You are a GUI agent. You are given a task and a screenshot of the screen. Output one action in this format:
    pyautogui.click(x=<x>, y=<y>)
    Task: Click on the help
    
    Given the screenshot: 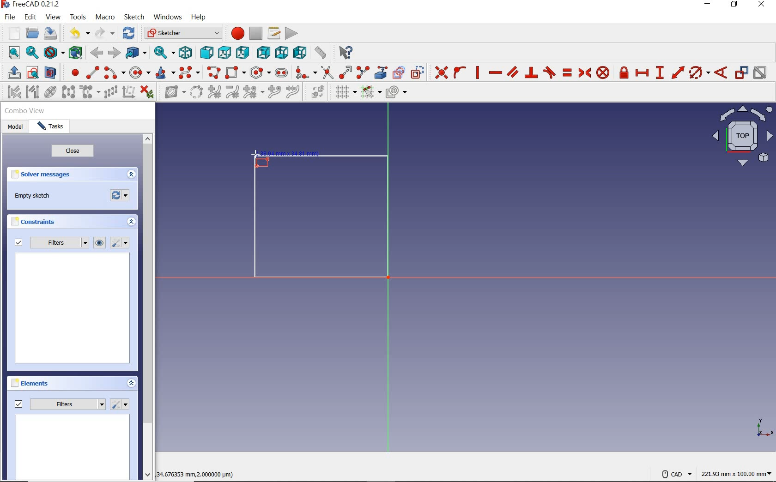 What is the action you would take?
    pyautogui.click(x=200, y=18)
    